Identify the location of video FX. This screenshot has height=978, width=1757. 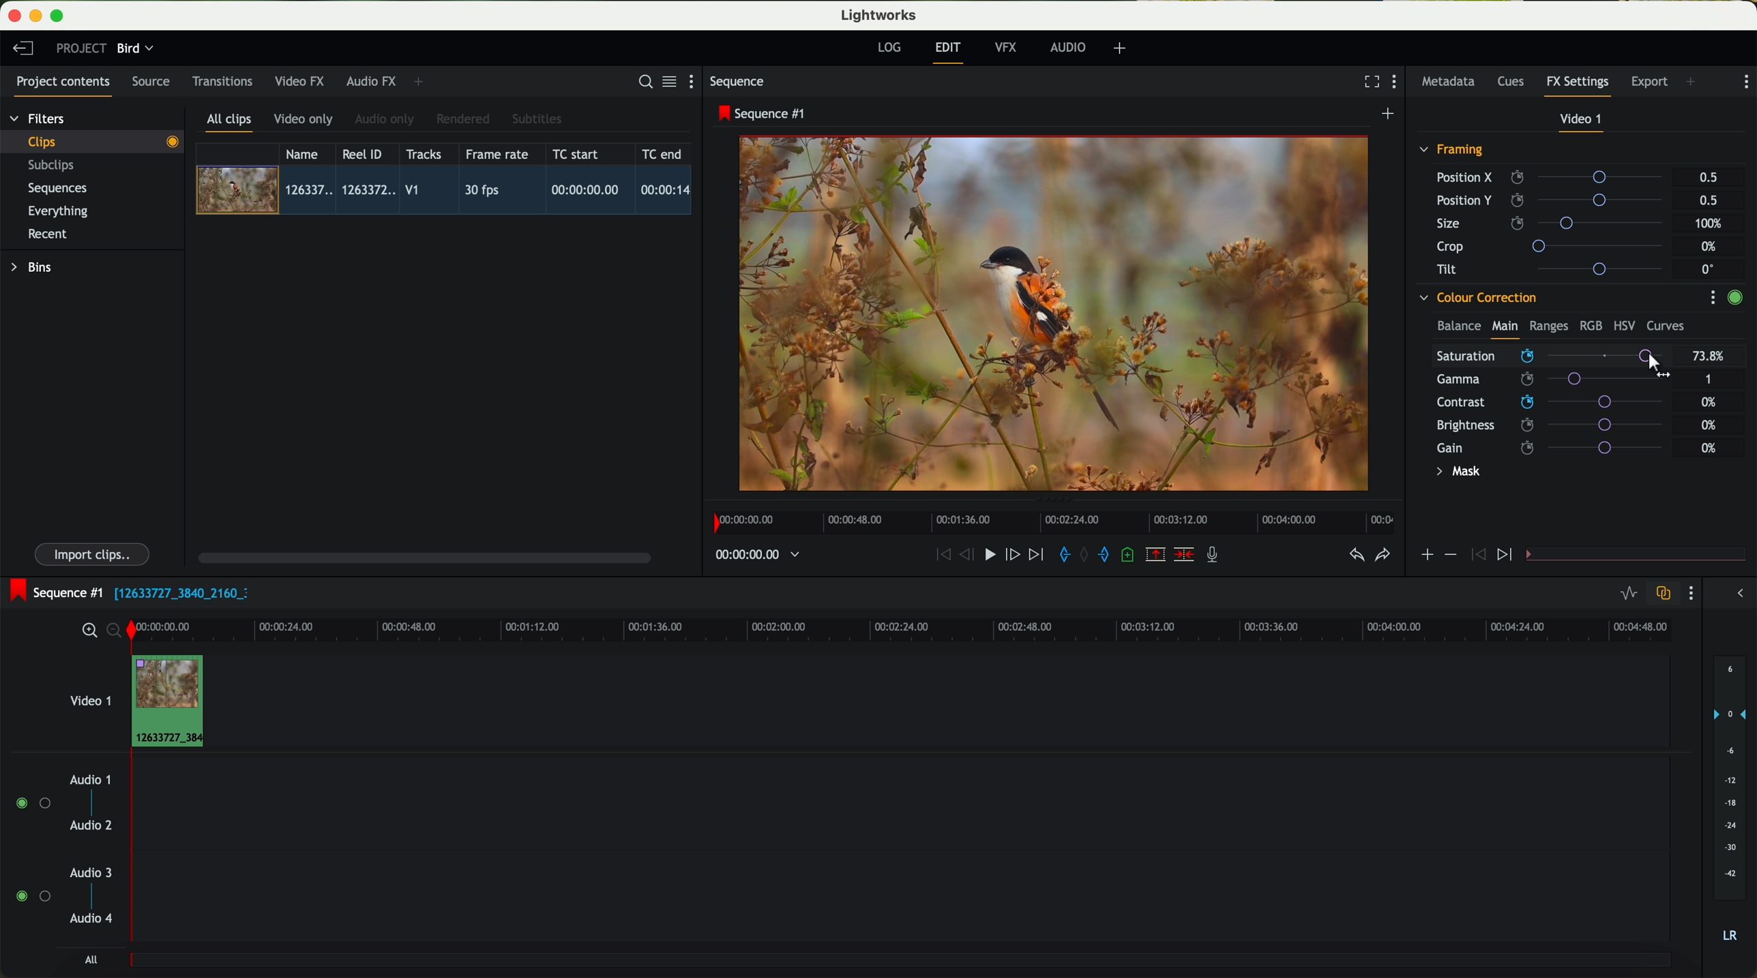
(303, 81).